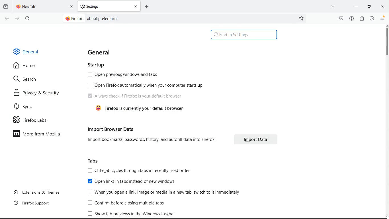 The width and height of the screenshot is (389, 219). What do you see at coordinates (333, 6) in the screenshot?
I see `more` at bounding box center [333, 6].